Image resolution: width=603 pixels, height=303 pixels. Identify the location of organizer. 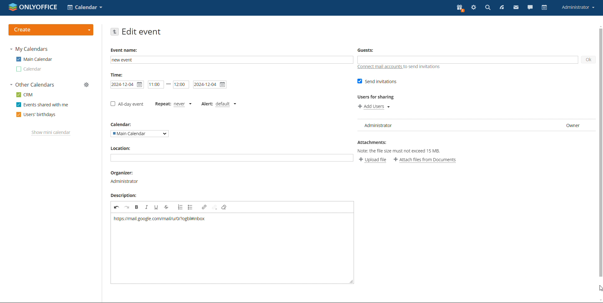
(125, 177).